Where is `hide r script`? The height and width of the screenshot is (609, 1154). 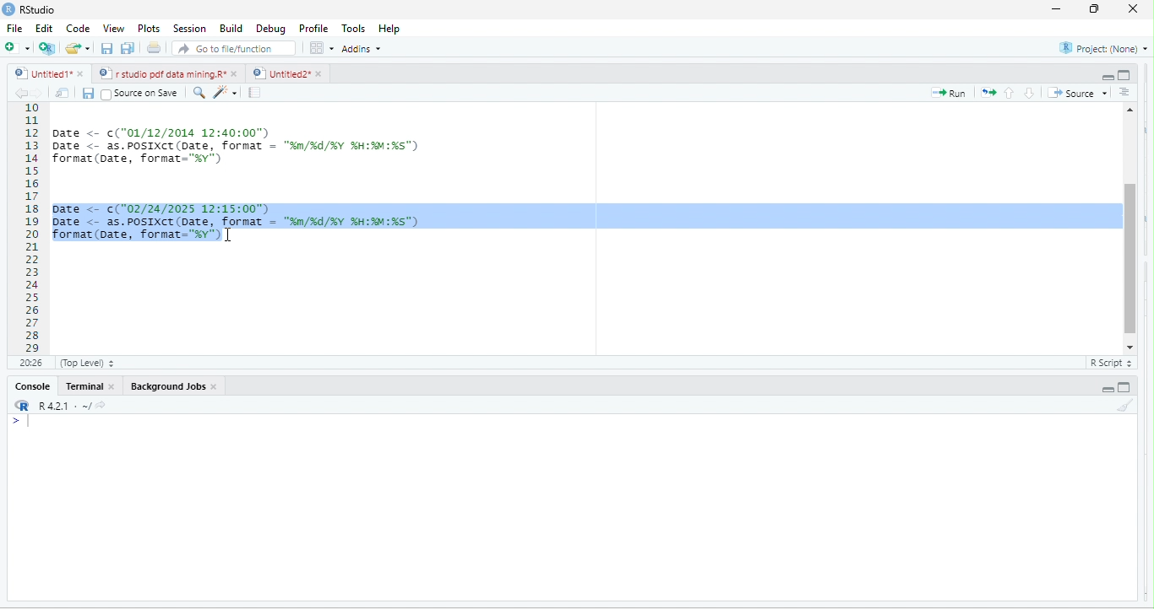 hide r script is located at coordinates (1107, 389).